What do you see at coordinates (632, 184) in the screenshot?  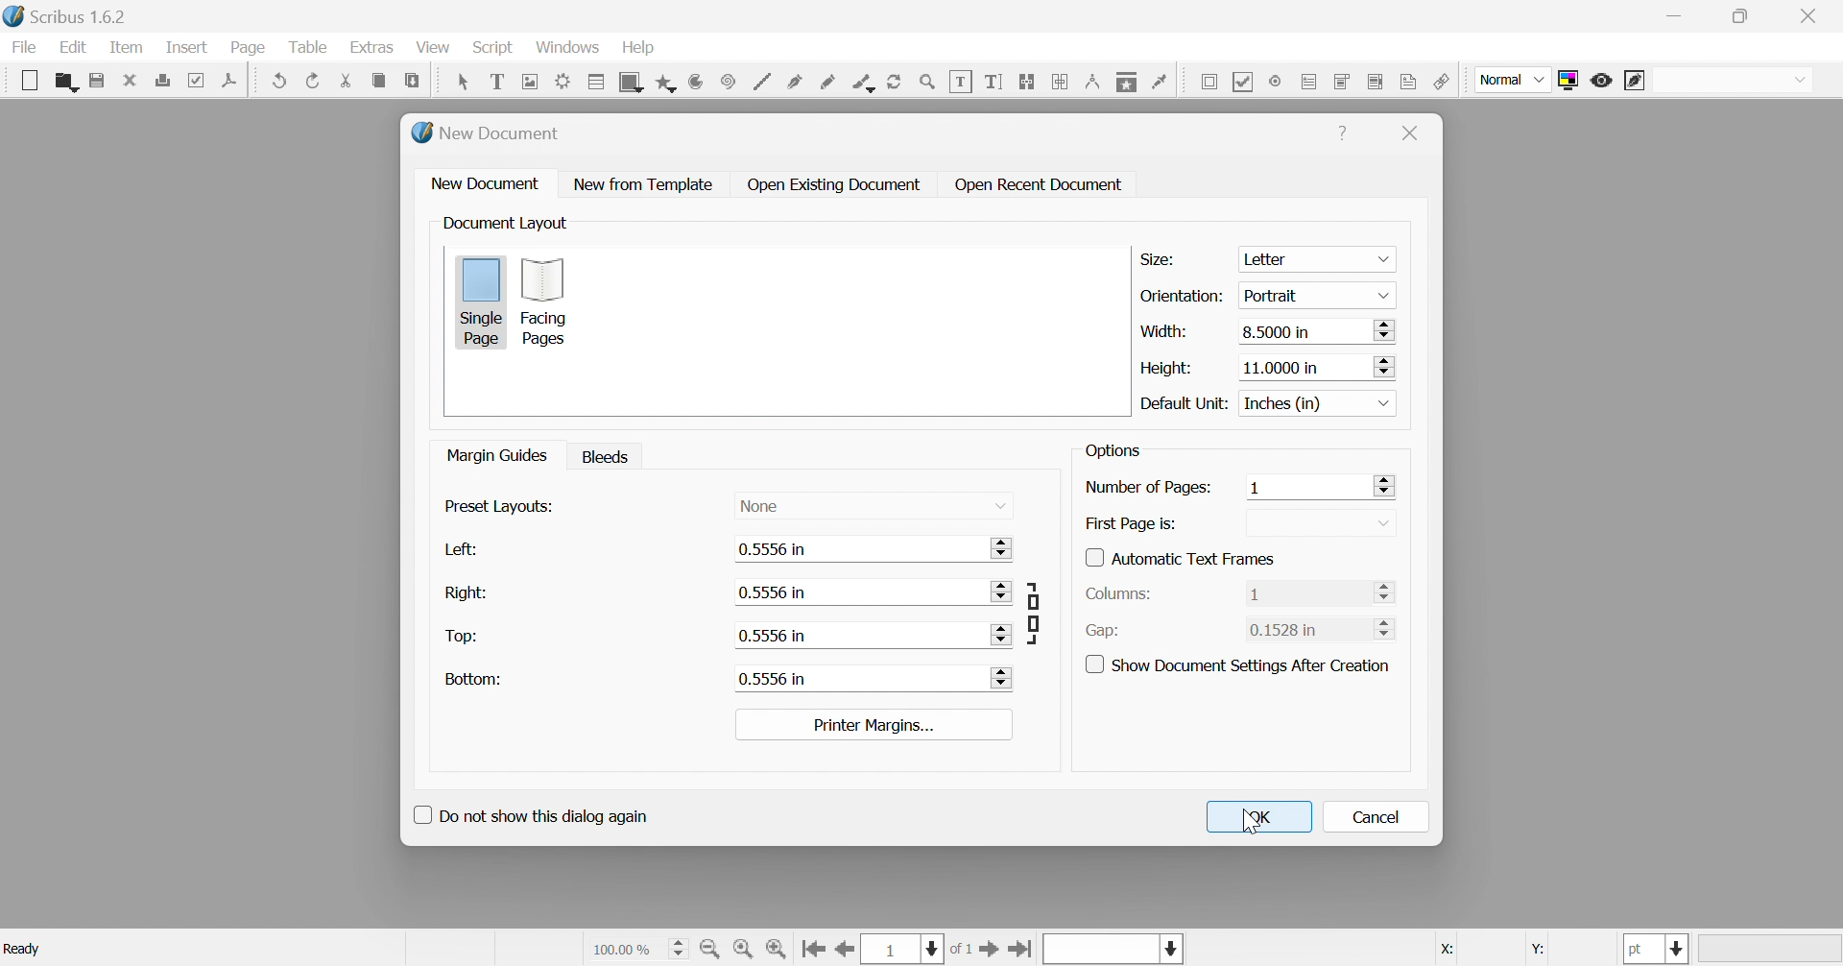 I see `` at bounding box center [632, 184].